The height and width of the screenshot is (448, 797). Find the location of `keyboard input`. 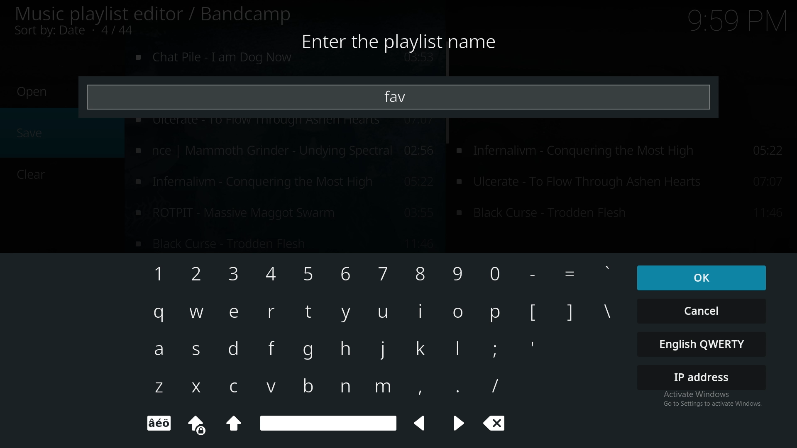

keyboard input is located at coordinates (197, 273).